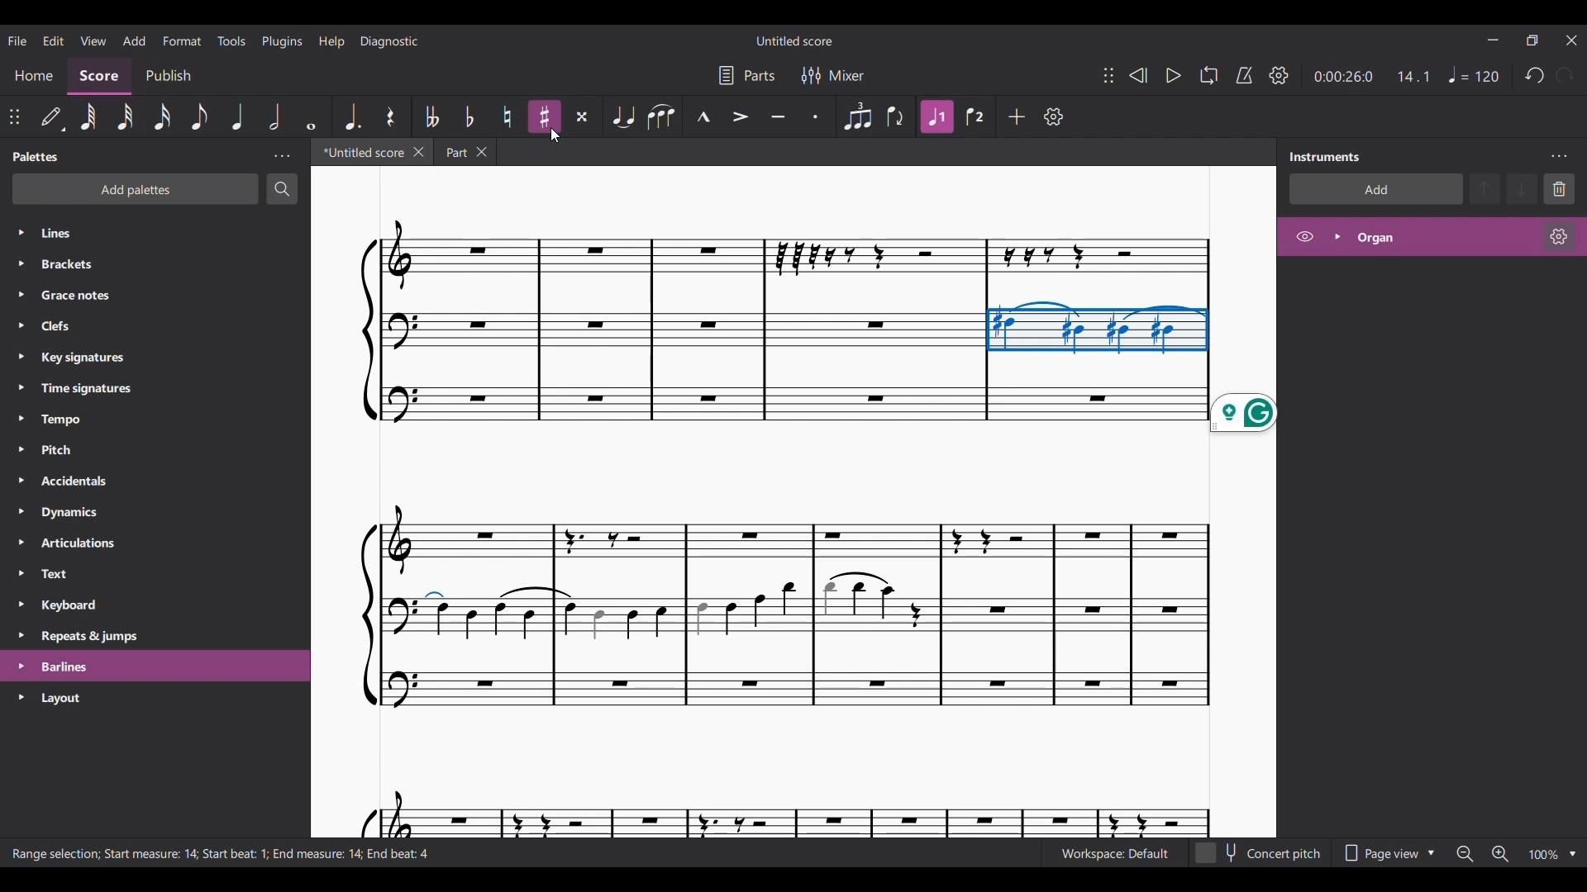 This screenshot has height=892, width=1587. I want to click on Flip direction, so click(896, 116).